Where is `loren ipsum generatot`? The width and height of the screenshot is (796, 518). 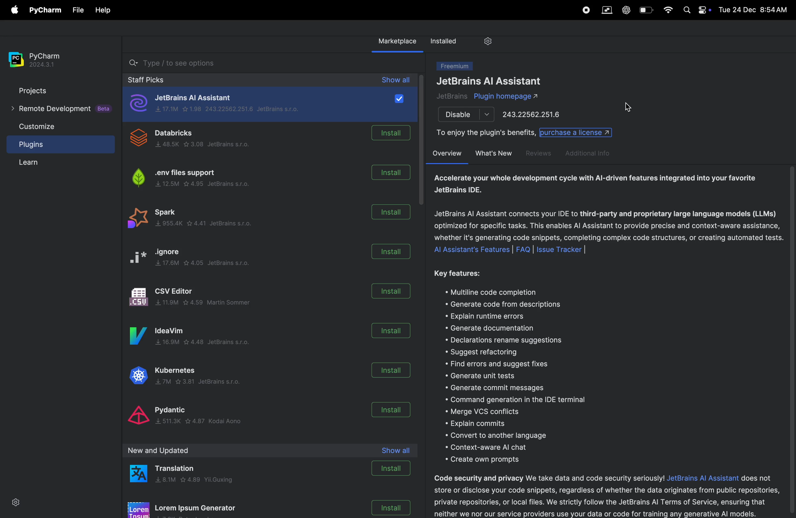
loren ipsum generatot is located at coordinates (194, 509).